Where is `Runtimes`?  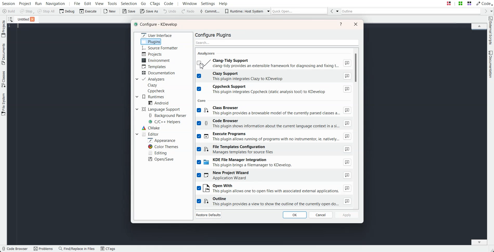
Runtimes is located at coordinates (153, 97).